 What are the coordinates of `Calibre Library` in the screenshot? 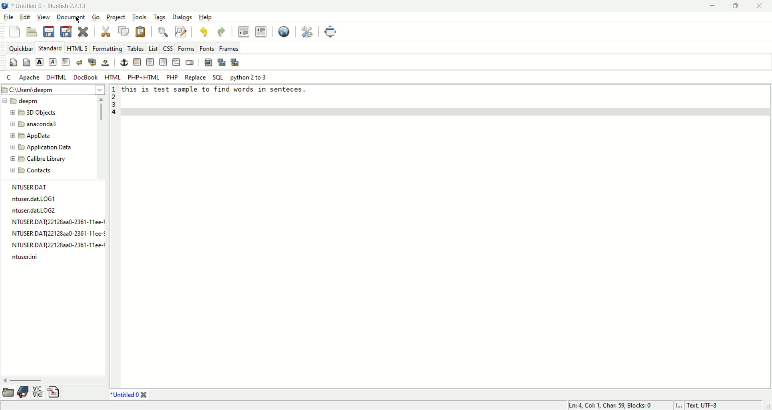 It's located at (48, 159).